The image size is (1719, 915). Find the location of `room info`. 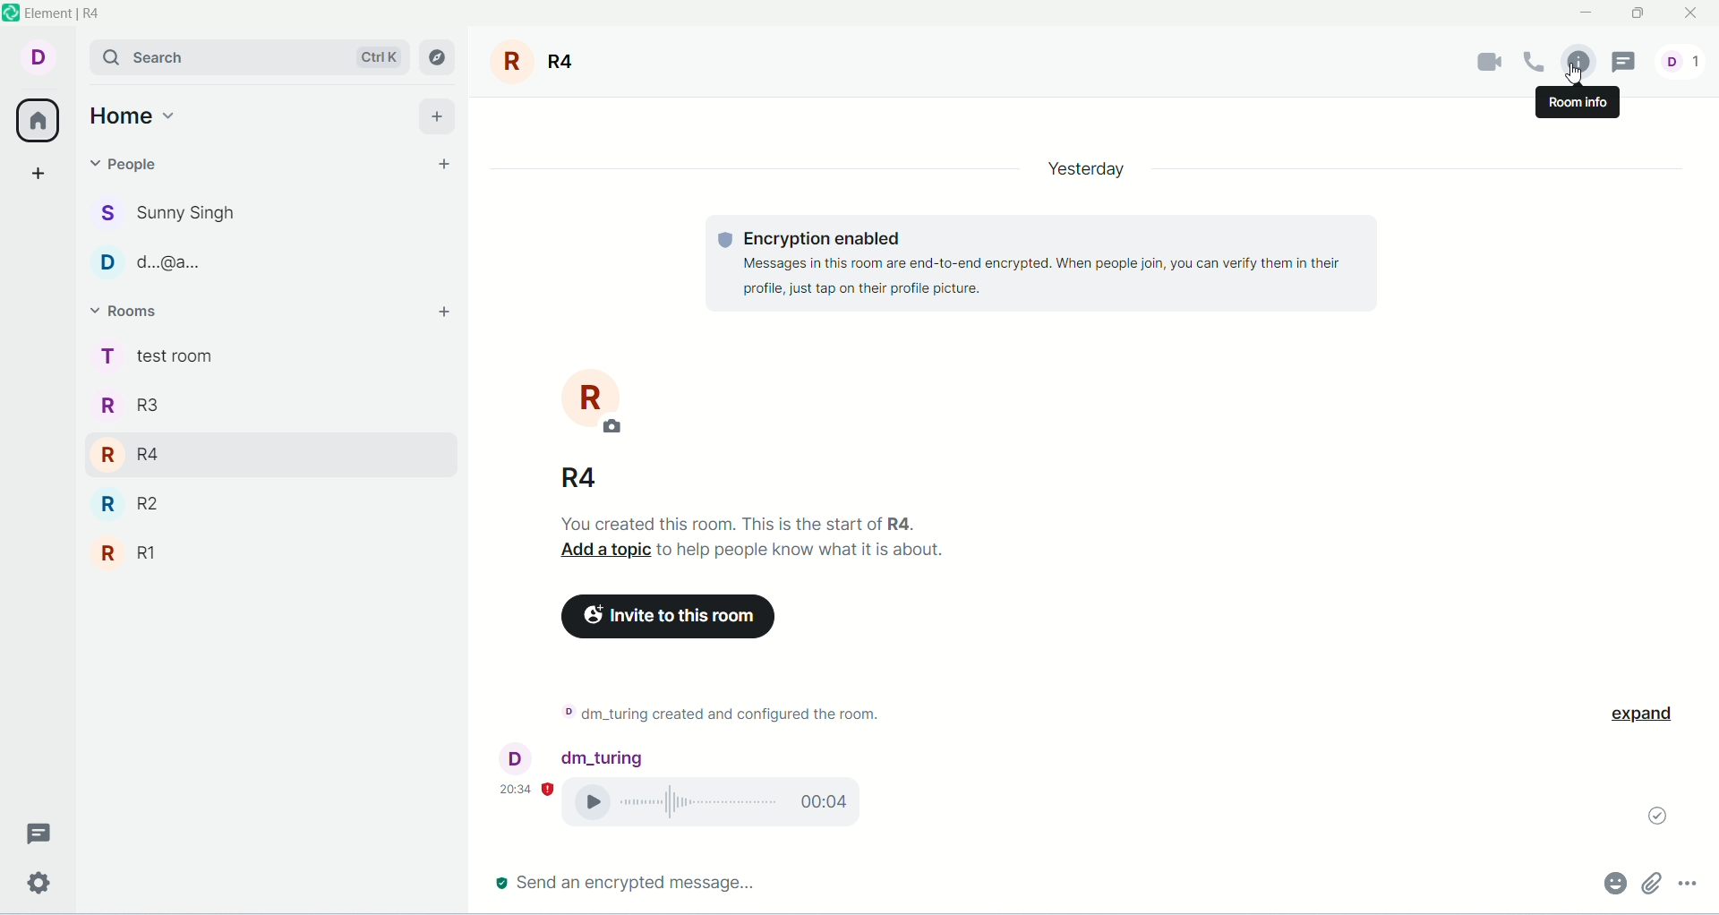

room info is located at coordinates (1578, 62).